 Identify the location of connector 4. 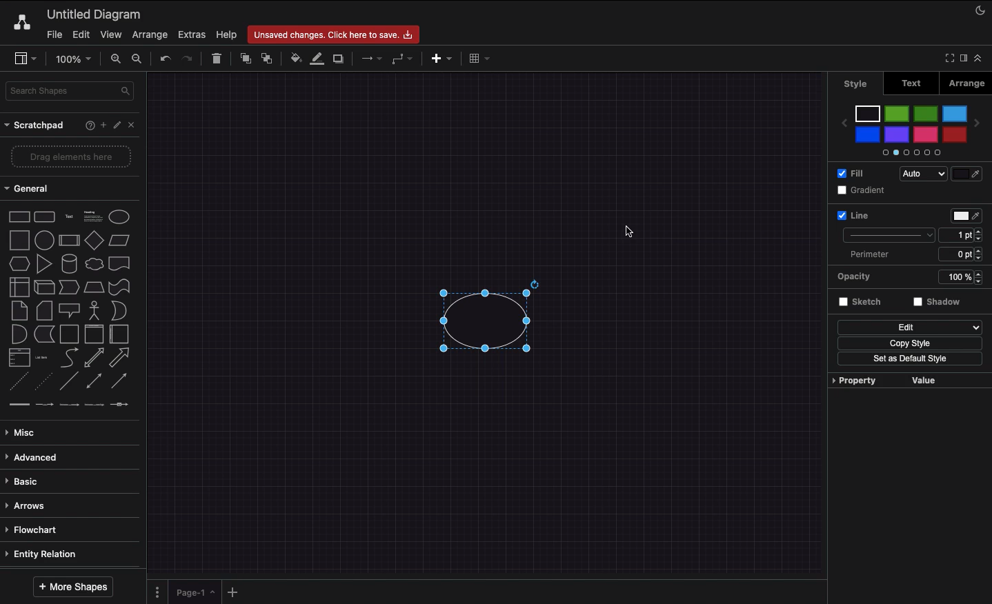
(95, 403).